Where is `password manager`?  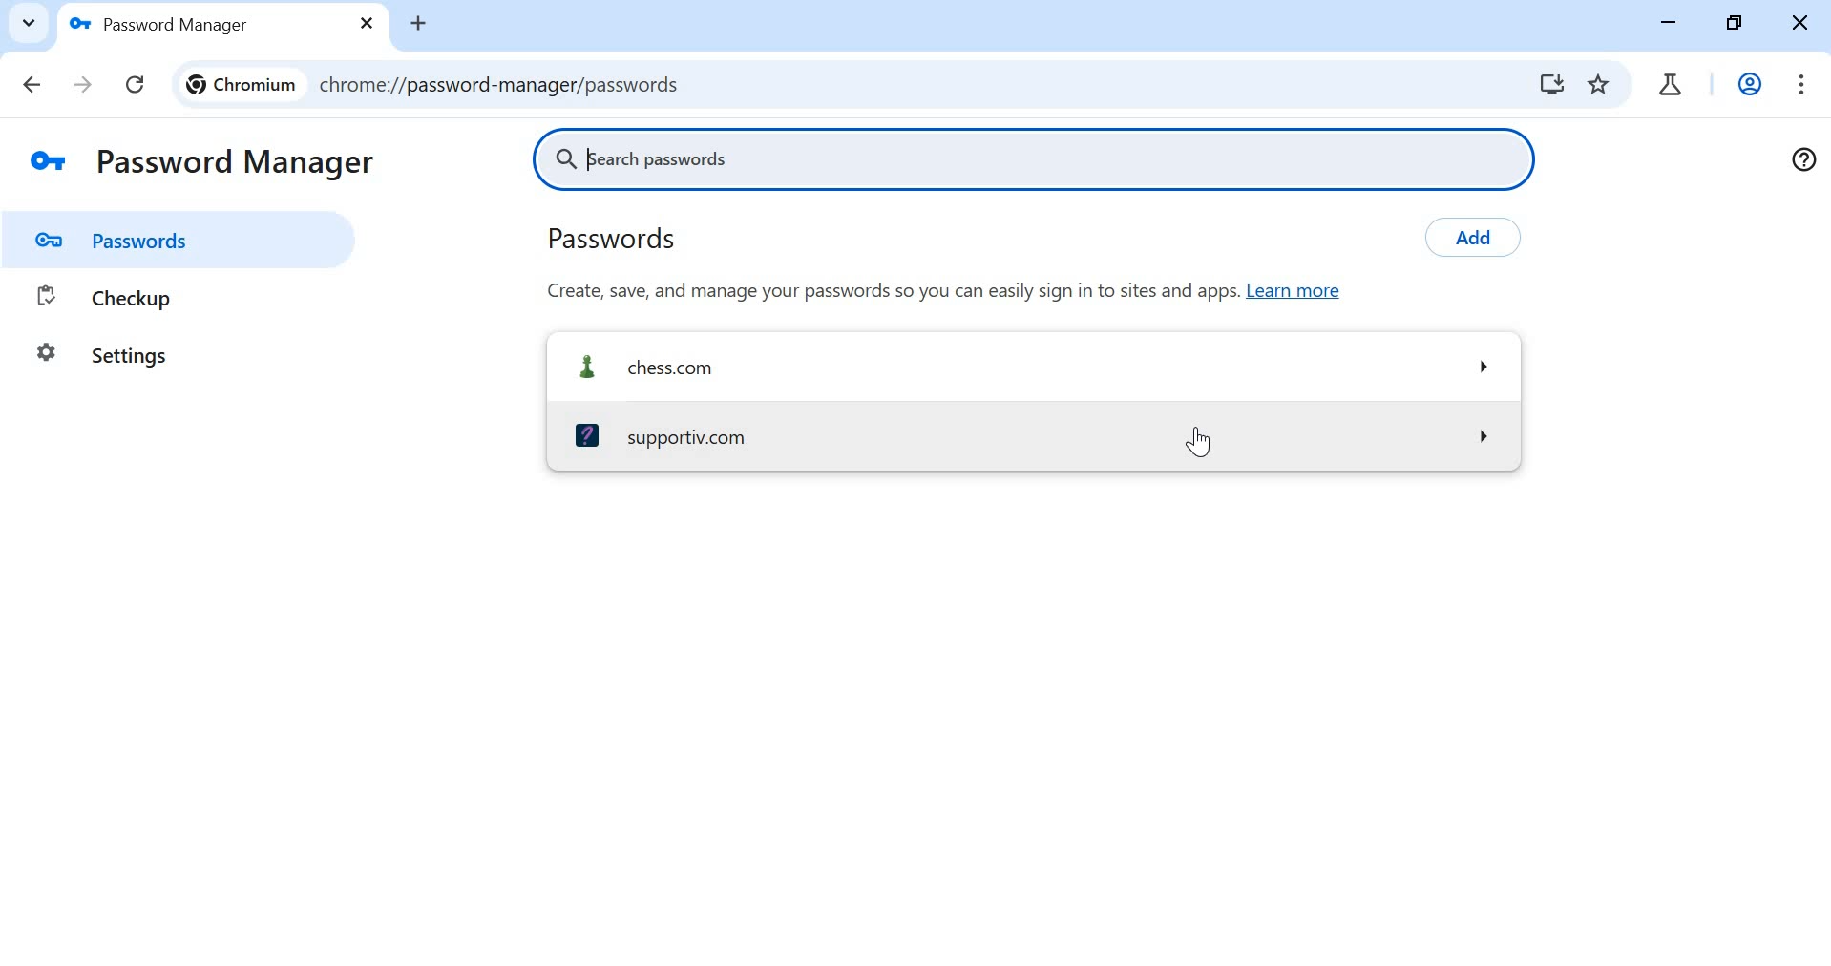
password manager is located at coordinates (218, 21).